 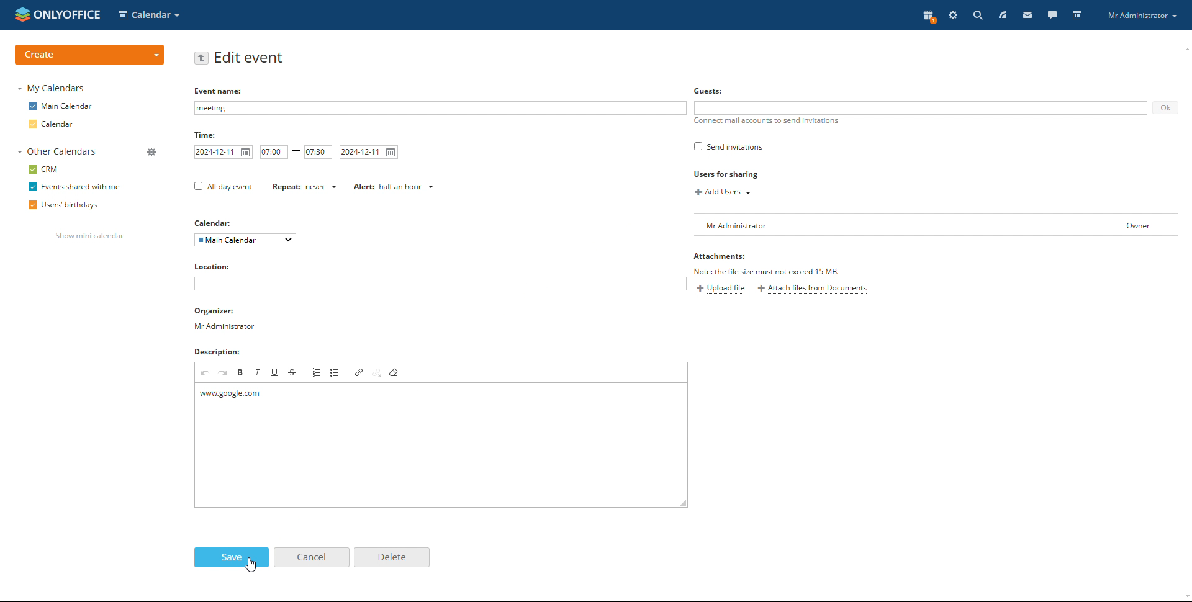 I want to click on logo, so click(x=58, y=14).